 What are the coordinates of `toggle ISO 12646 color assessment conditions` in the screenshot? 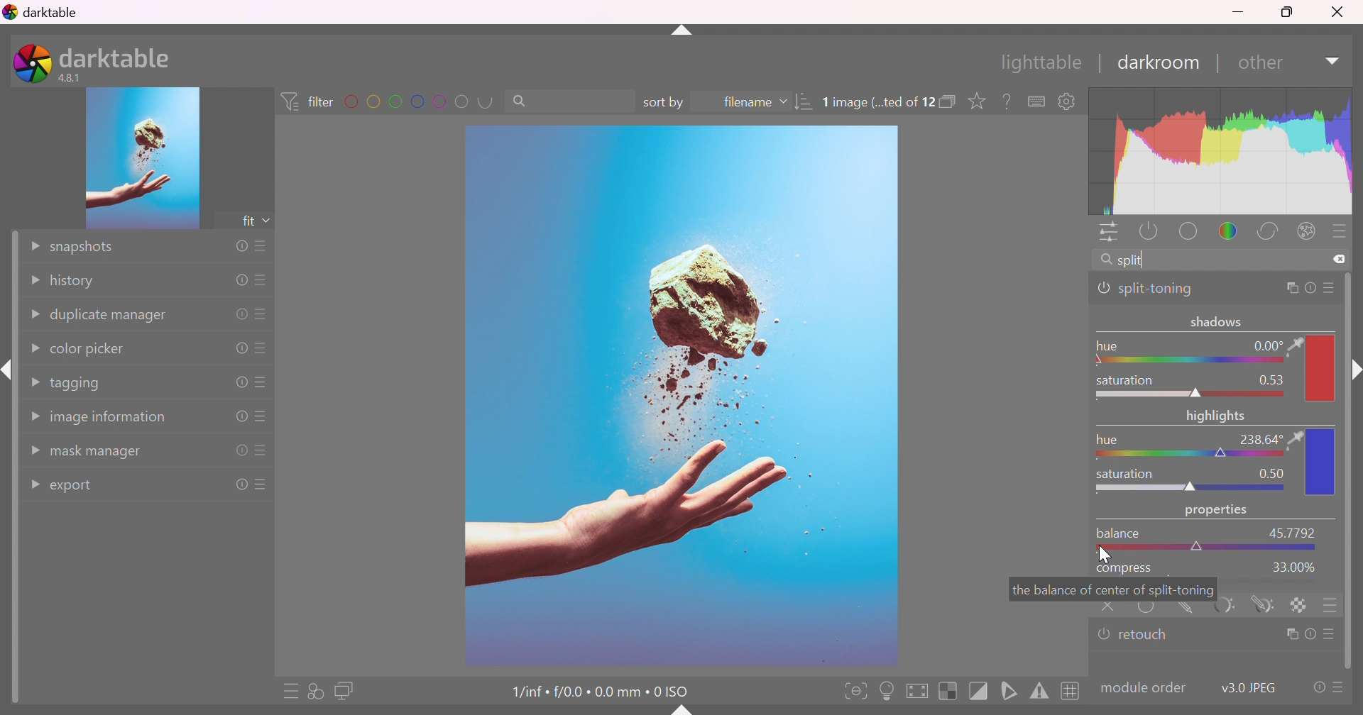 It's located at (888, 689).